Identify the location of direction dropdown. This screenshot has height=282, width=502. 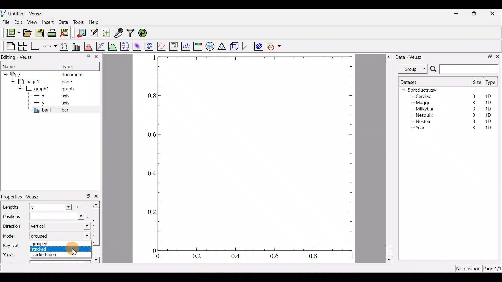
(82, 226).